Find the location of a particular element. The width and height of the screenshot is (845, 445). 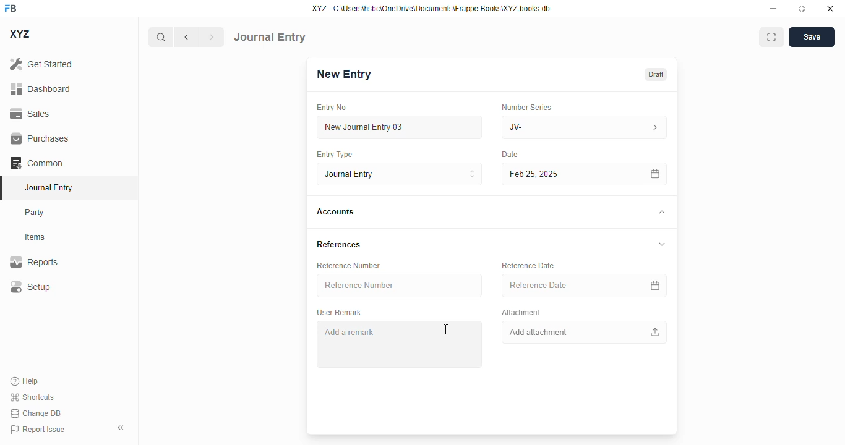

references is located at coordinates (339, 244).